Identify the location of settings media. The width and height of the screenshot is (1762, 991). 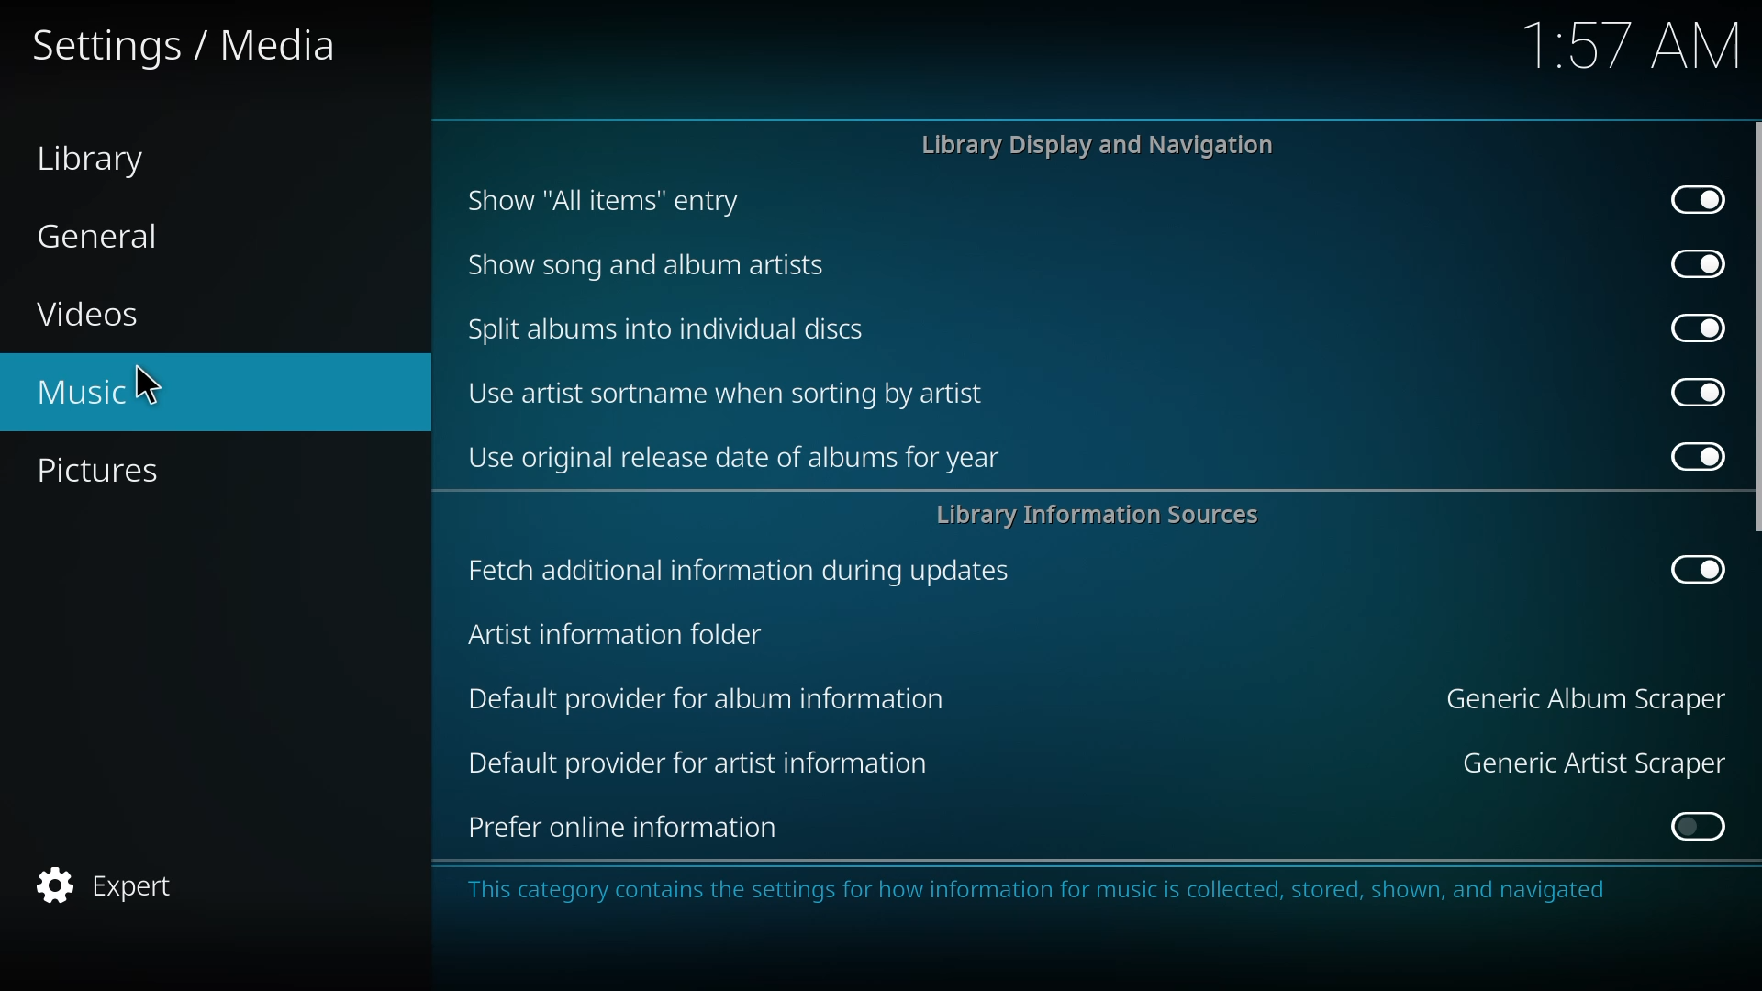
(195, 48).